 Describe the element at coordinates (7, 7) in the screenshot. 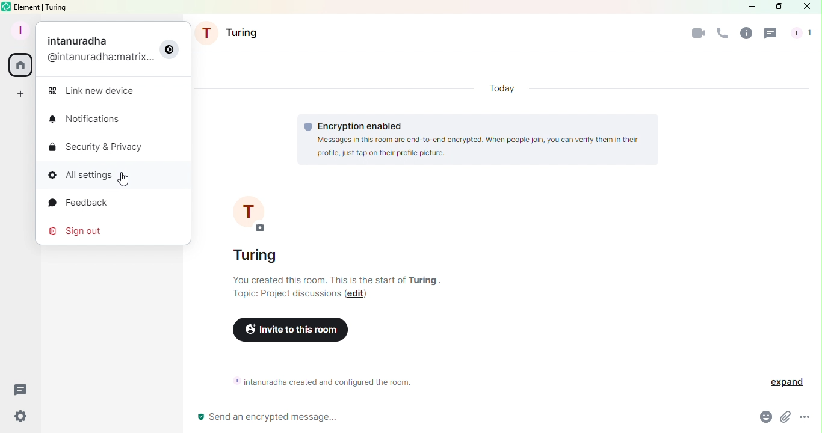

I see `Element icon` at that location.